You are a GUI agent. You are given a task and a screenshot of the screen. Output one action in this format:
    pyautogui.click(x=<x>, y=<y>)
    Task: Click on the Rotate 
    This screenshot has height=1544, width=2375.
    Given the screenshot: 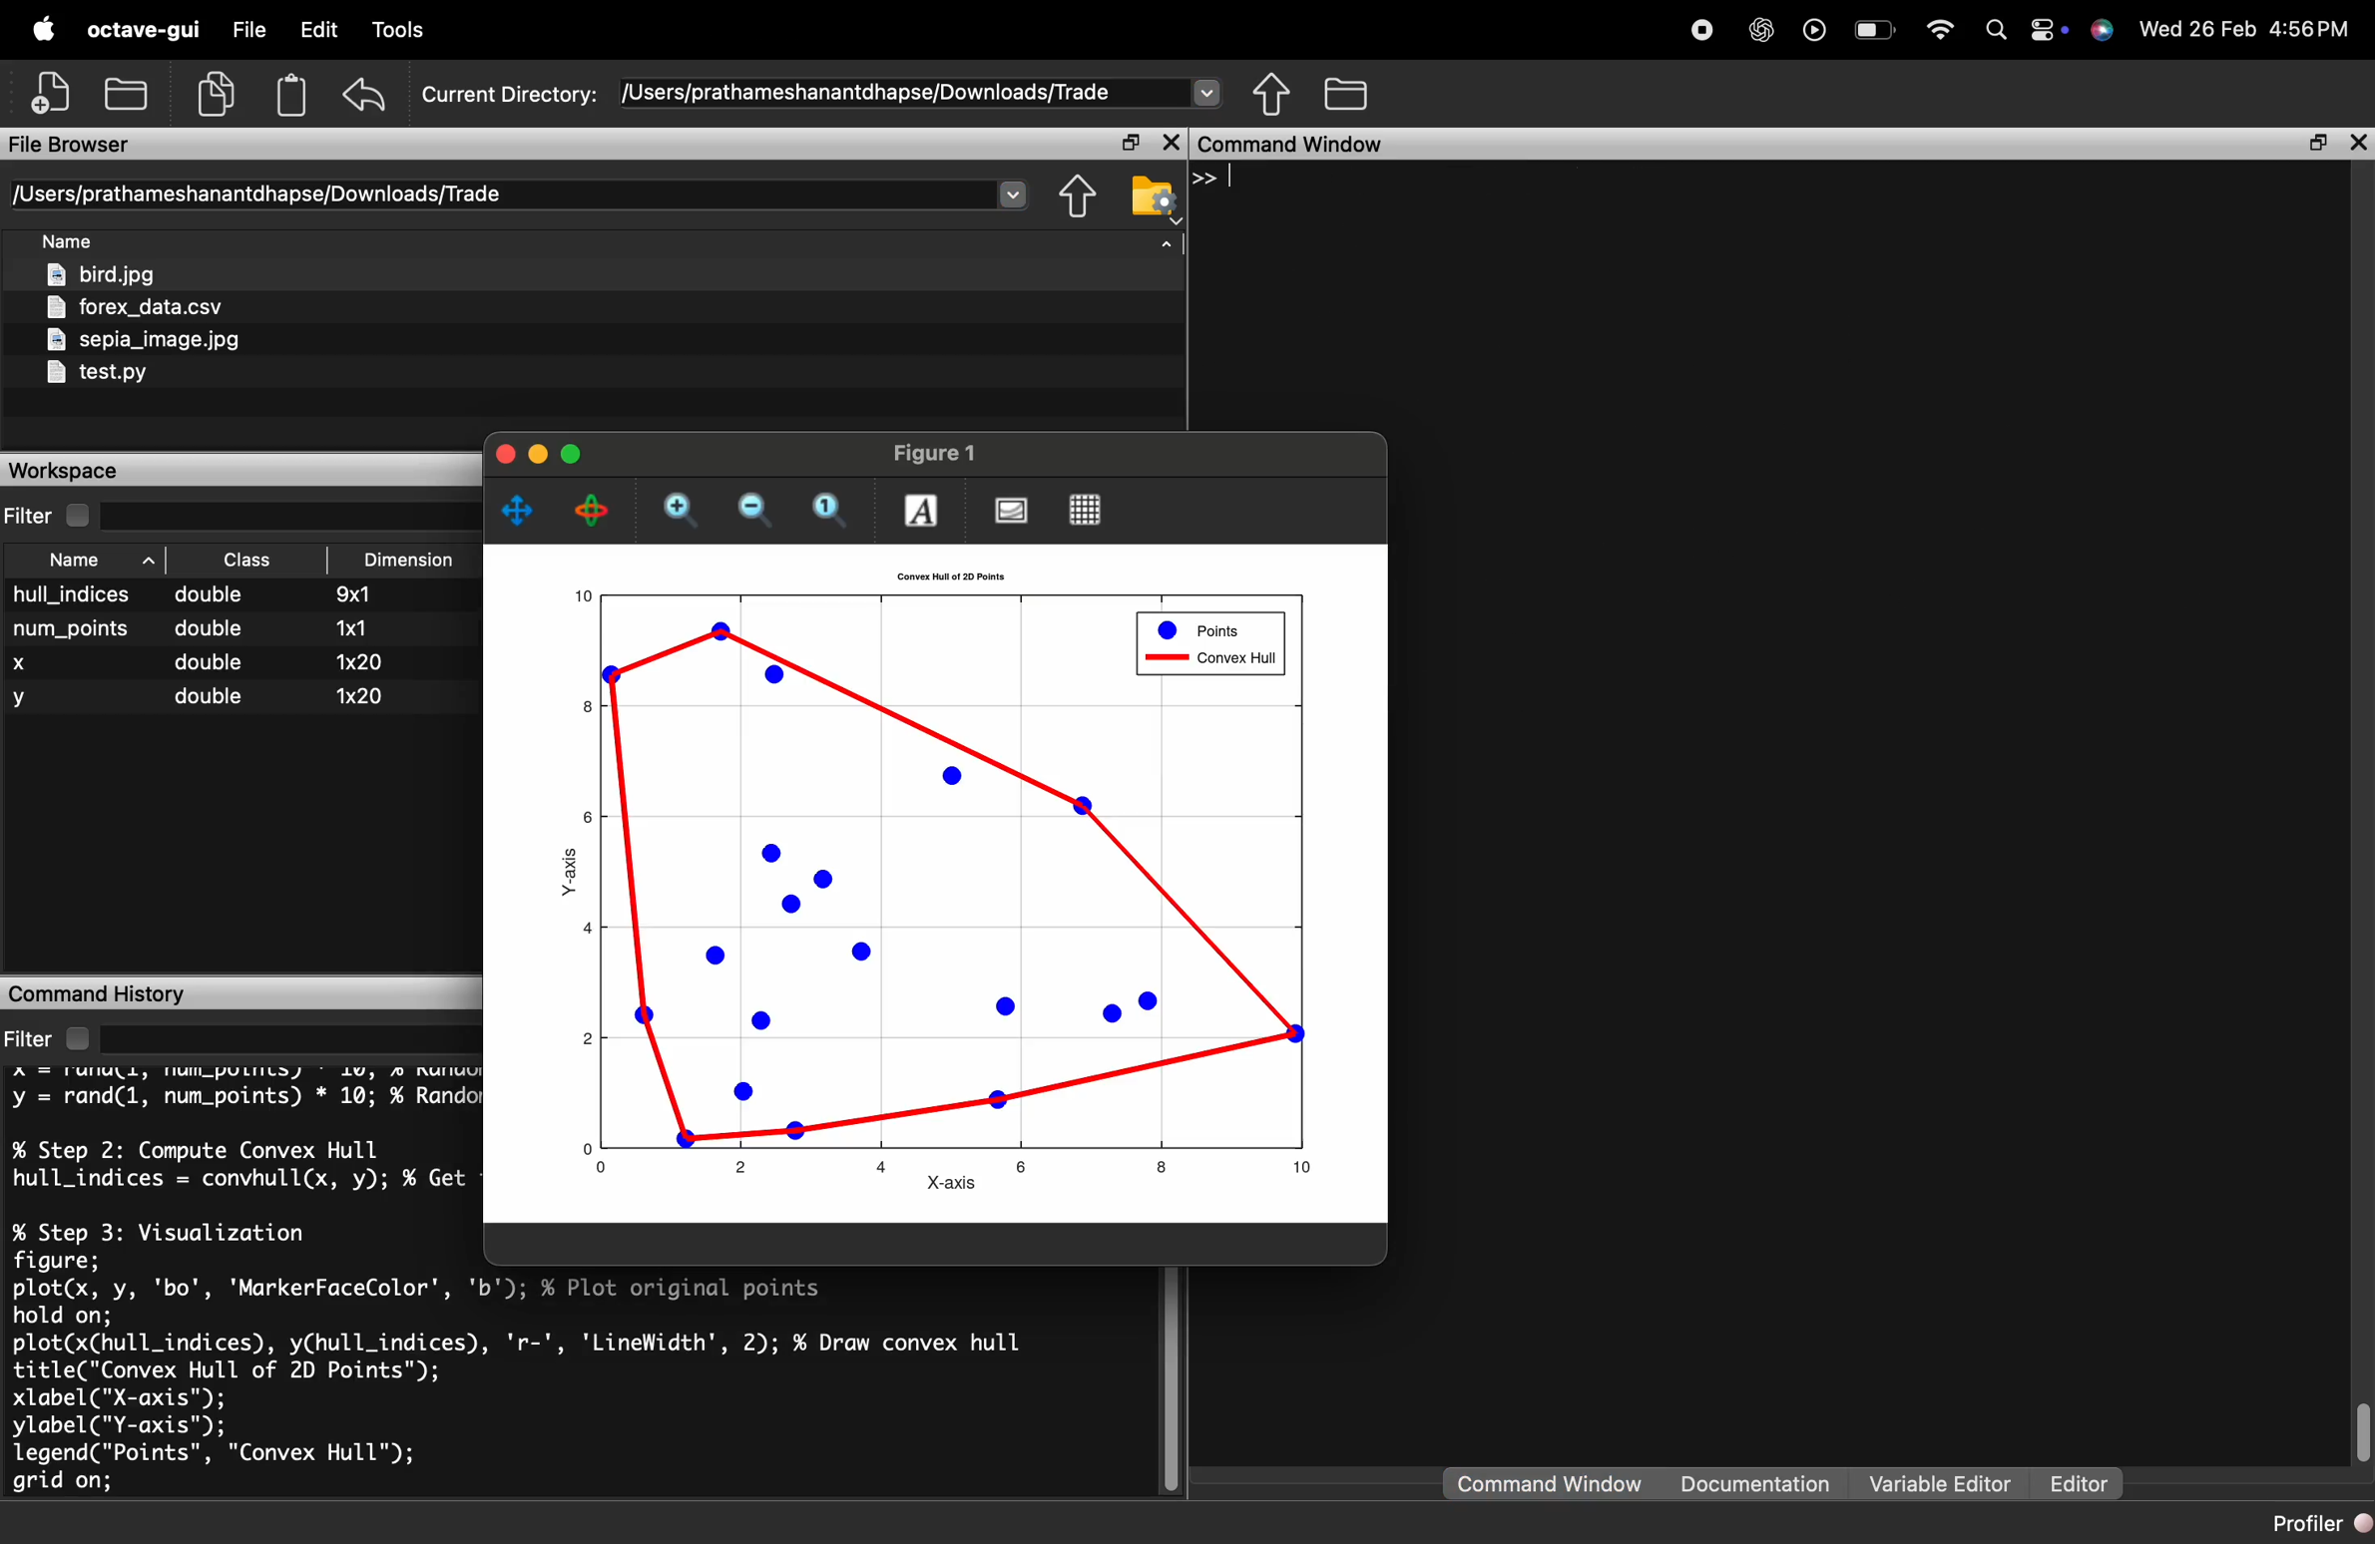 What is the action you would take?
    pyautogui.click(x=595, y=510)
    